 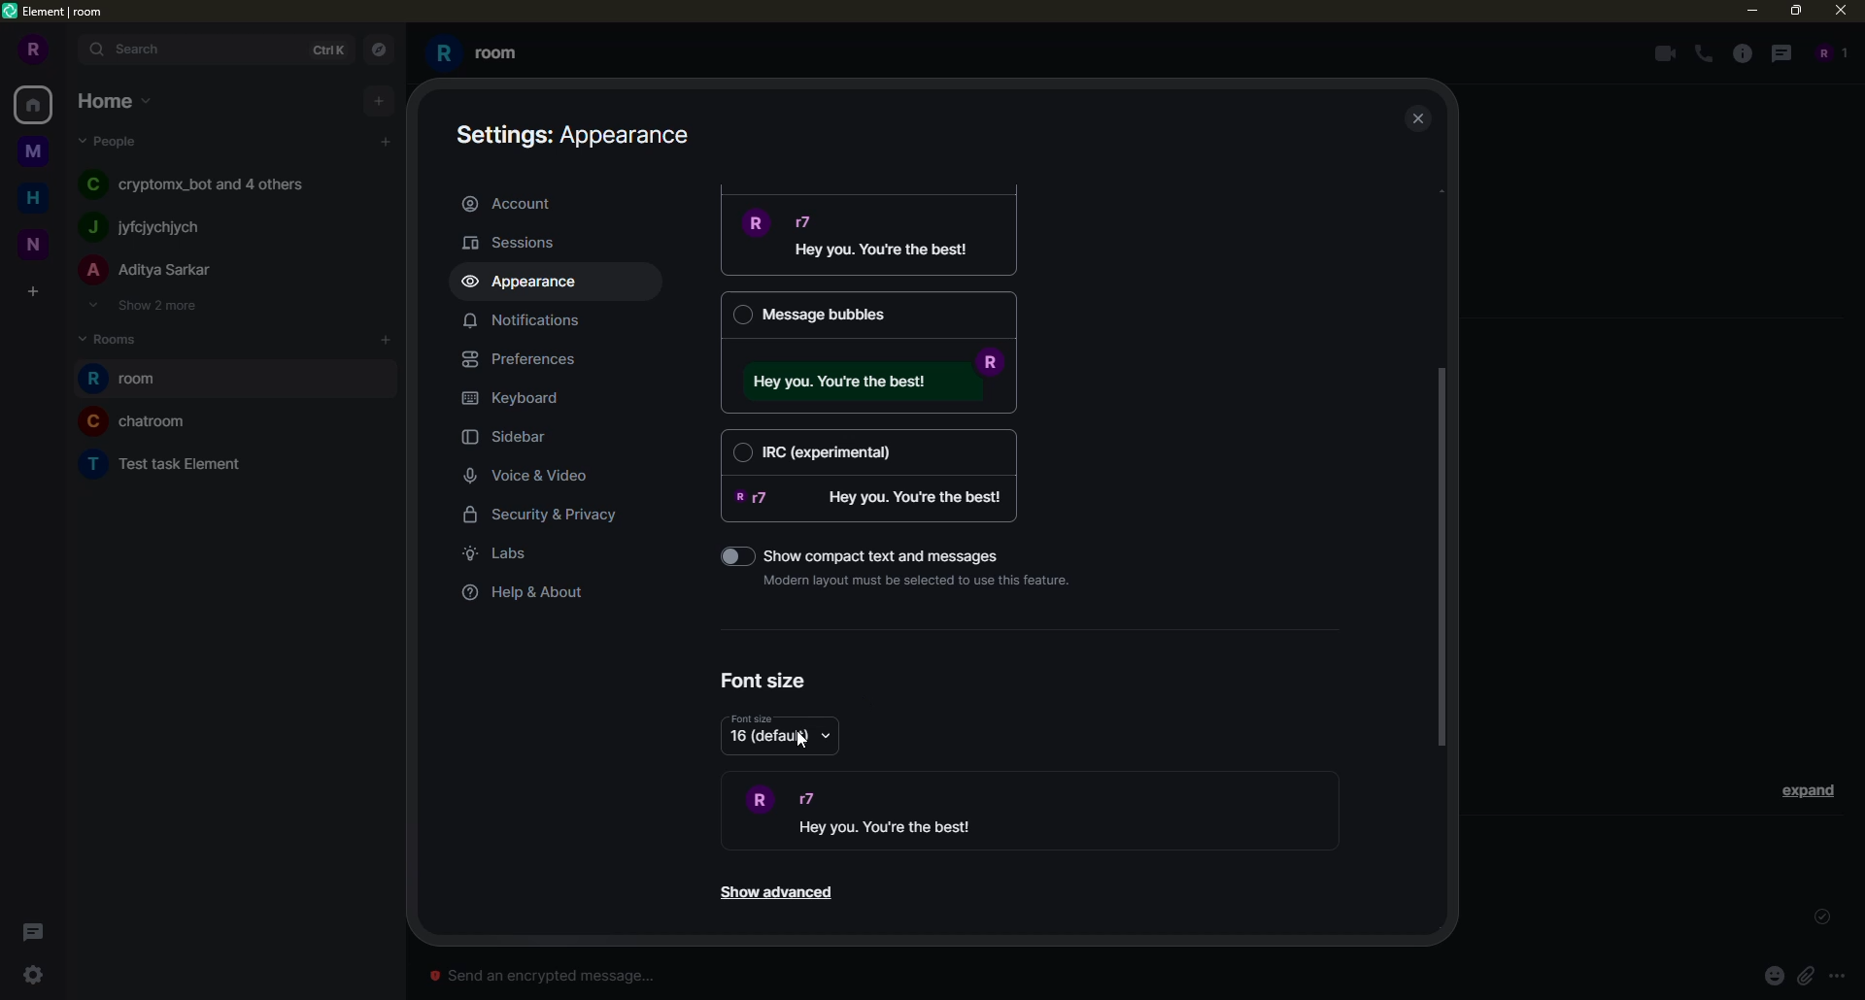 What do you see at coordinates (1818, 917) in the screenshot?
I see `sent` at bounding box center [1818, 917].